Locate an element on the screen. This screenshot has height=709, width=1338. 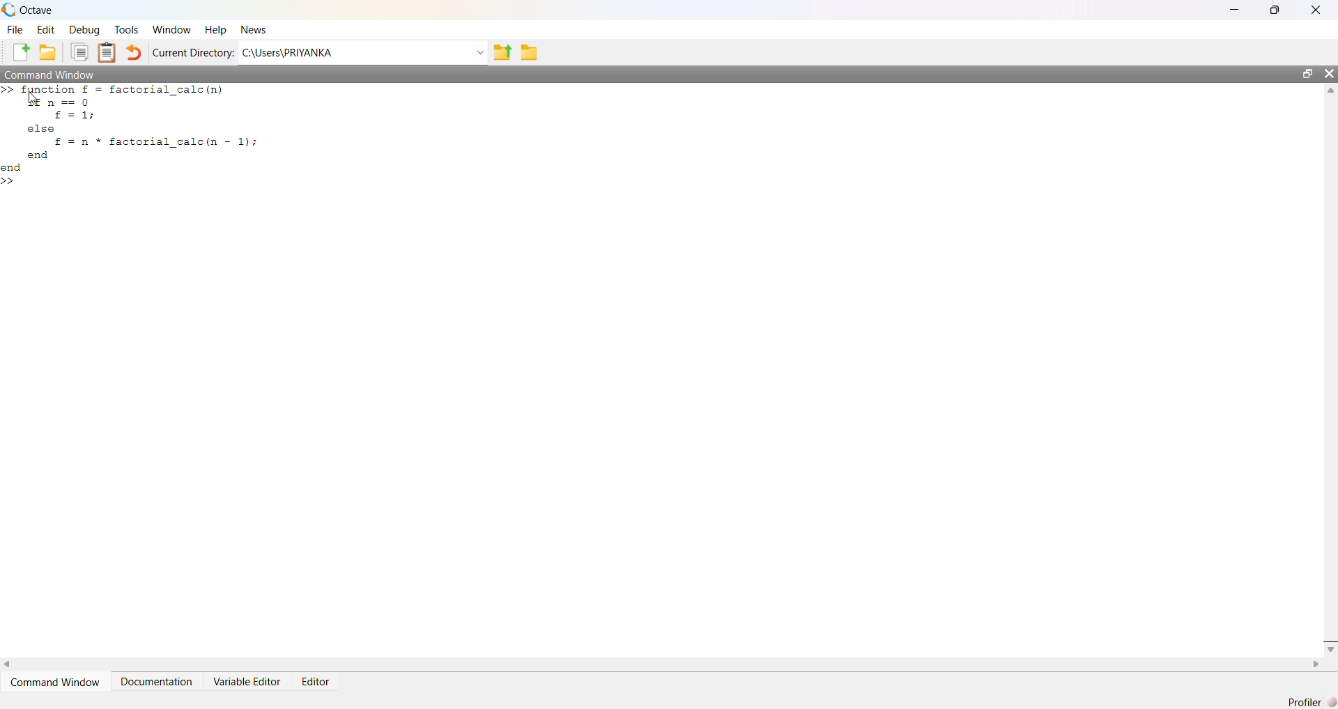
close is located at coordinates (1318, 9).